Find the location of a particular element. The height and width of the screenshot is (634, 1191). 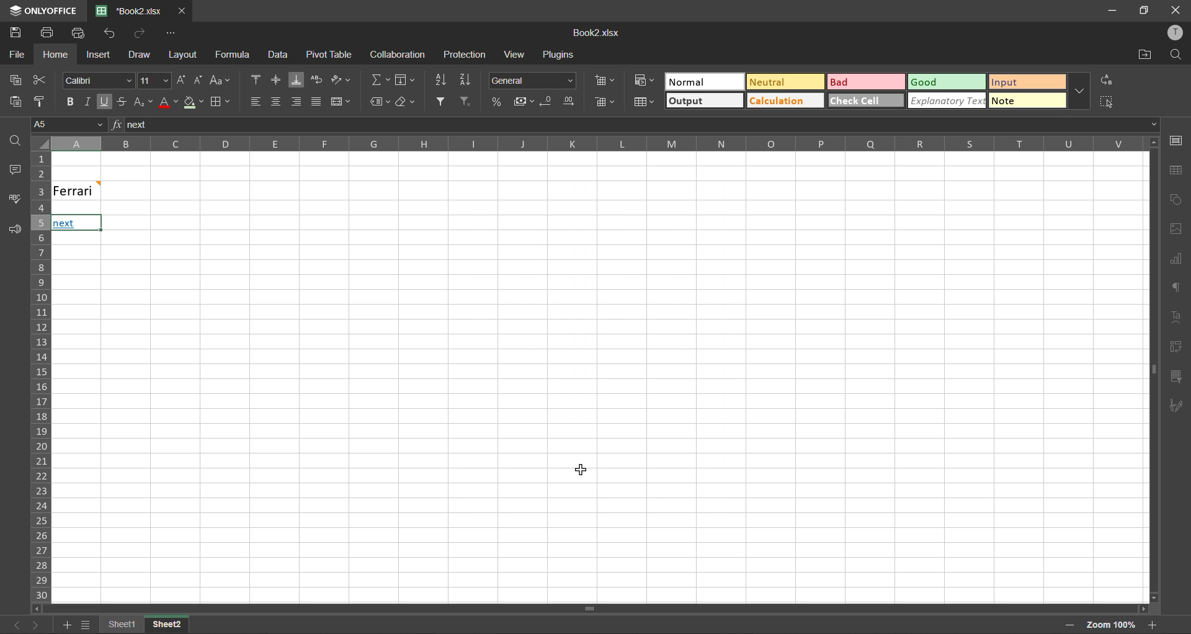

collaboration is located at coordinates (398, 55).